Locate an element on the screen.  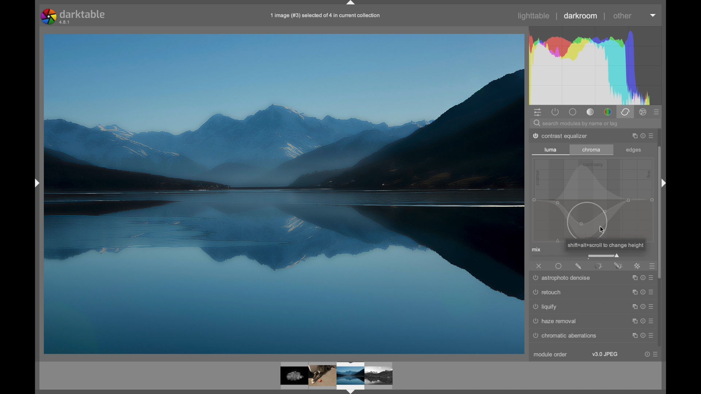
search bar is located at coordinates (597, 123).